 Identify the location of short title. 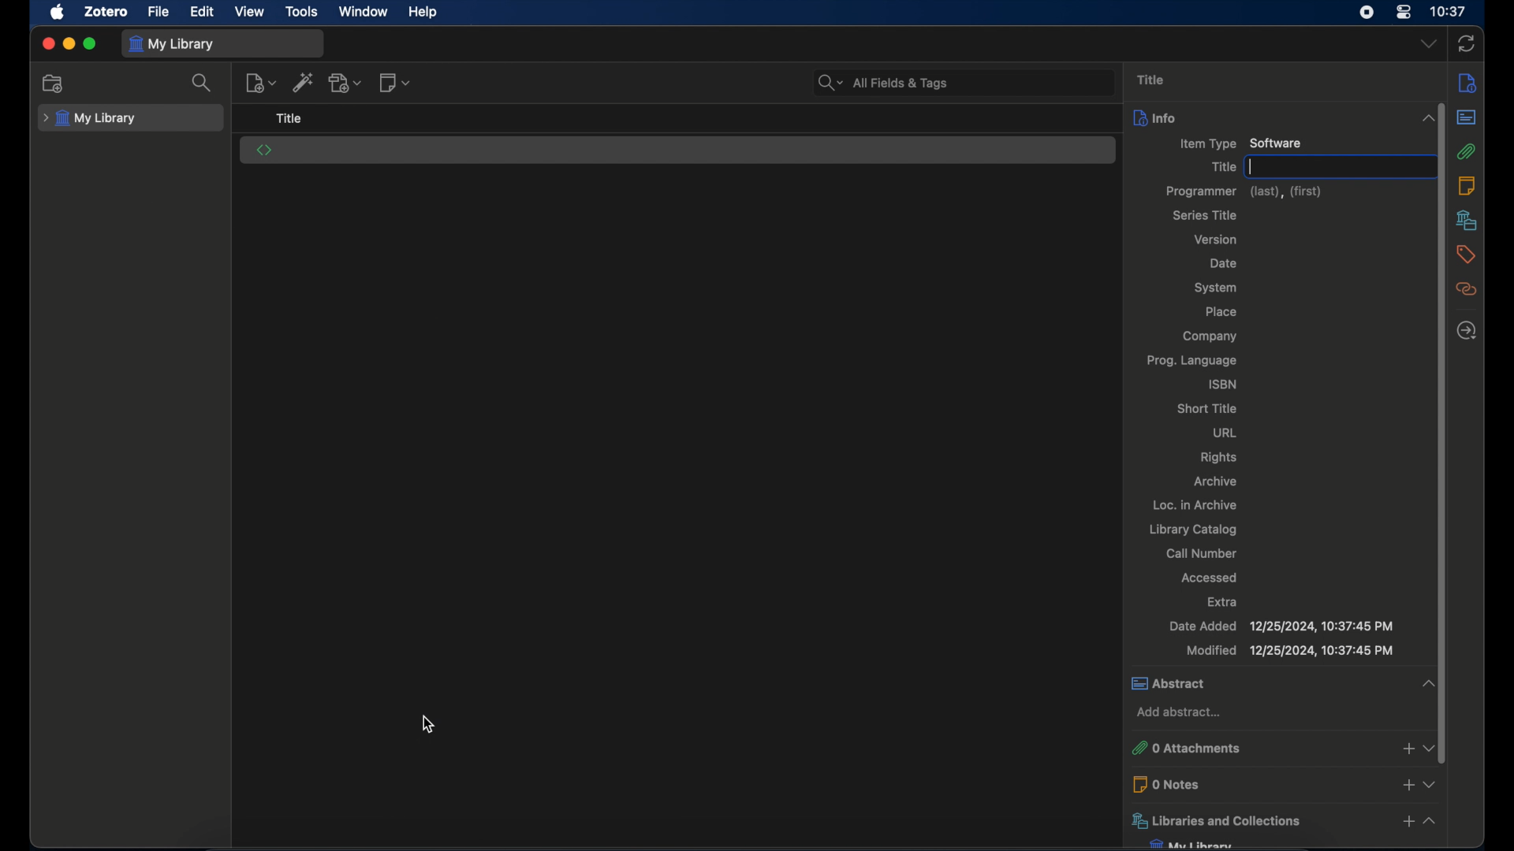
(1208, 409).